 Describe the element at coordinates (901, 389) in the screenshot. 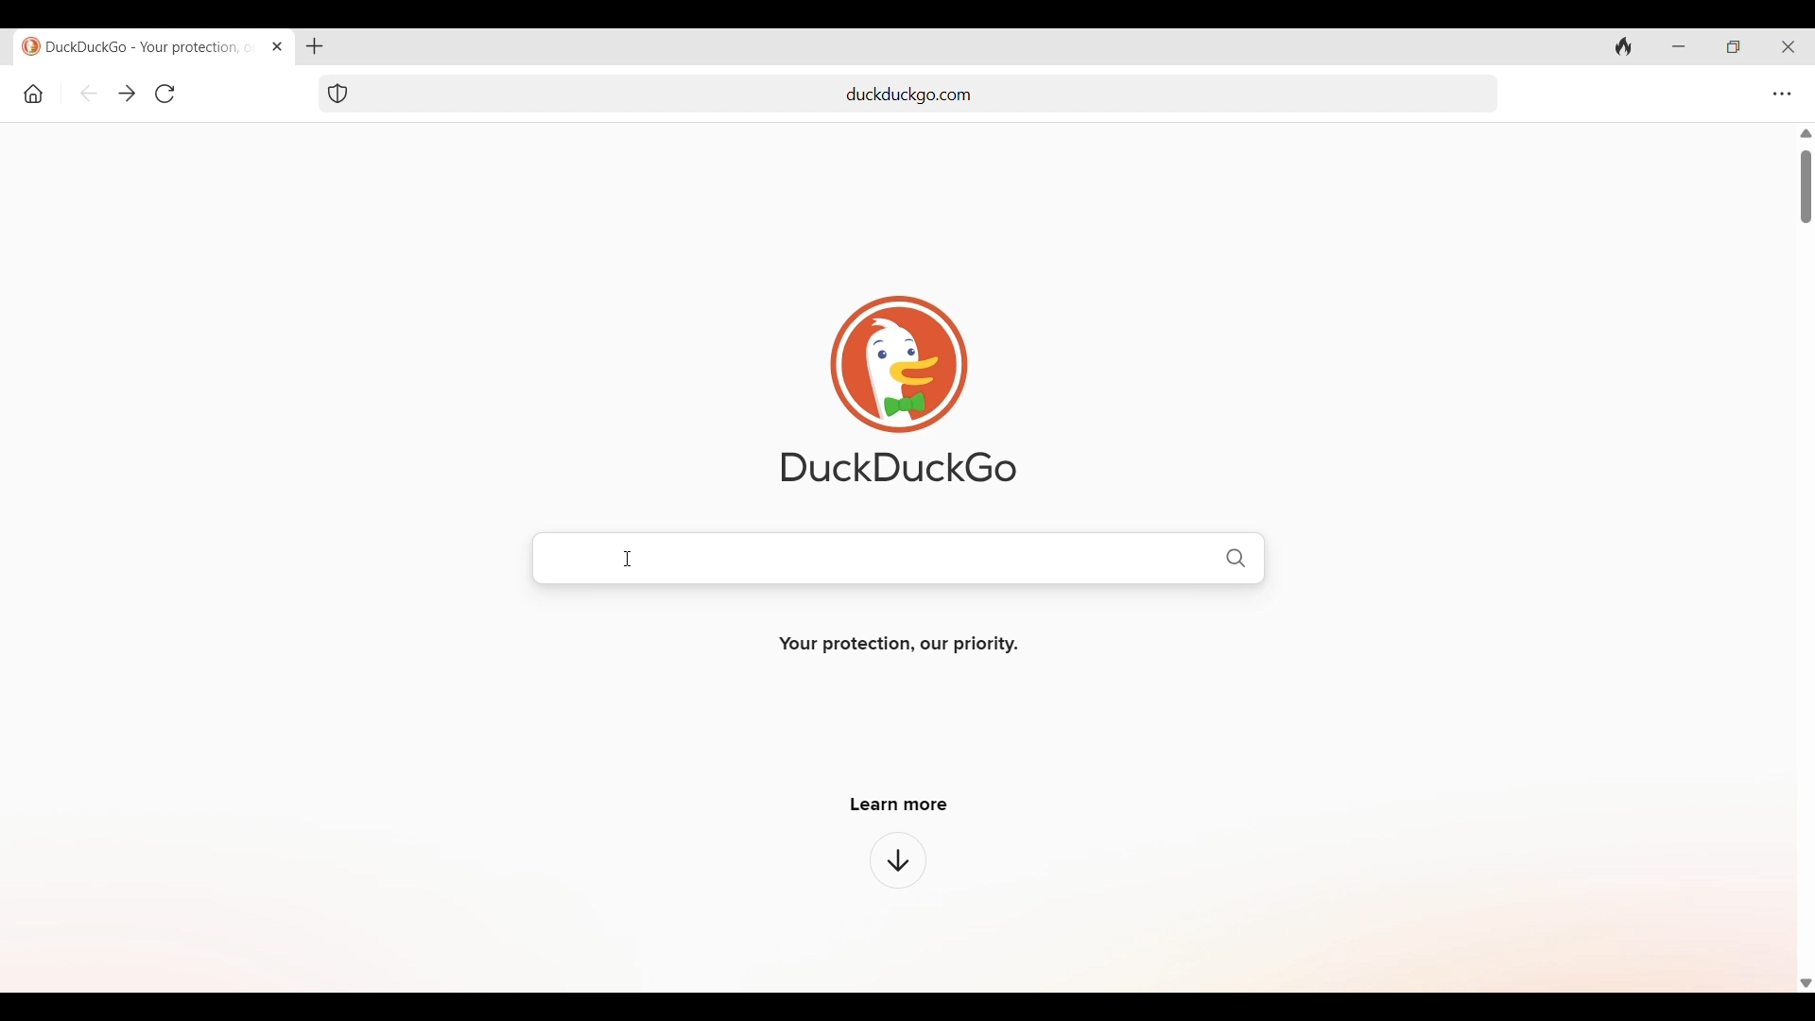

I see `Software logo and name` at that location.